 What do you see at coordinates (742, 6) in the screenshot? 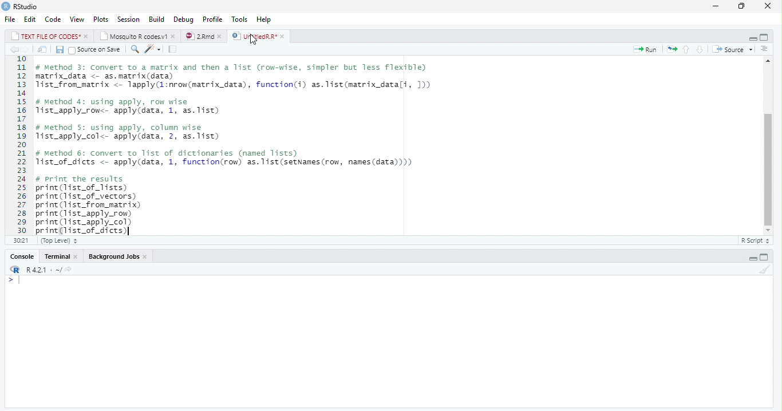
I see `Maximize` at bounding box center [742, 6].